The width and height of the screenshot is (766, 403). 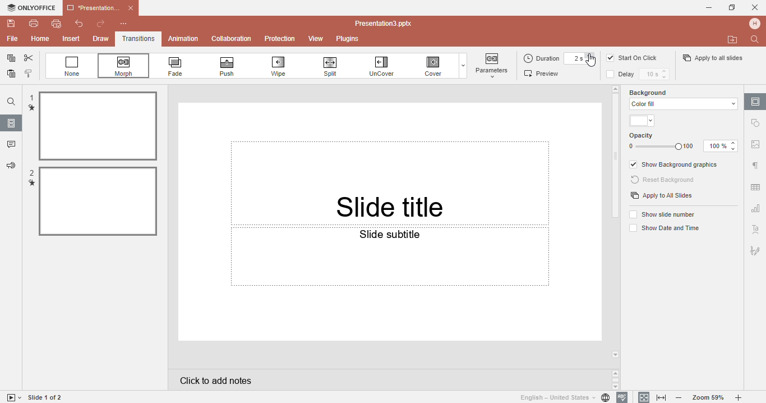 I want to click on Slides , so click(x=11, y=123).